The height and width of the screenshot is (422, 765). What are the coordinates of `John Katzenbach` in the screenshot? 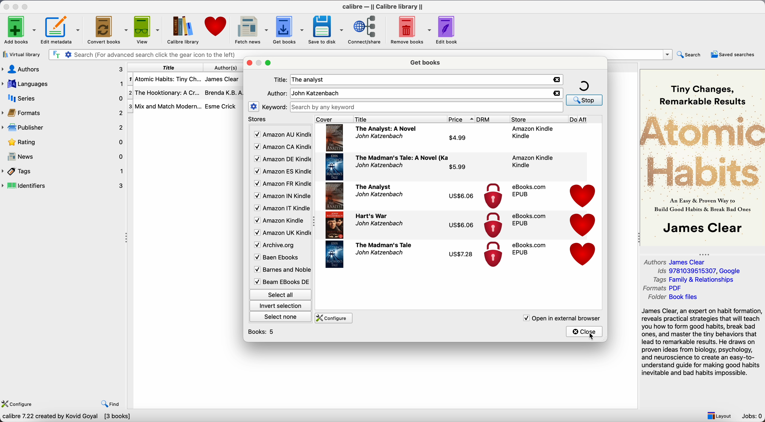 It's located at (379, 224).